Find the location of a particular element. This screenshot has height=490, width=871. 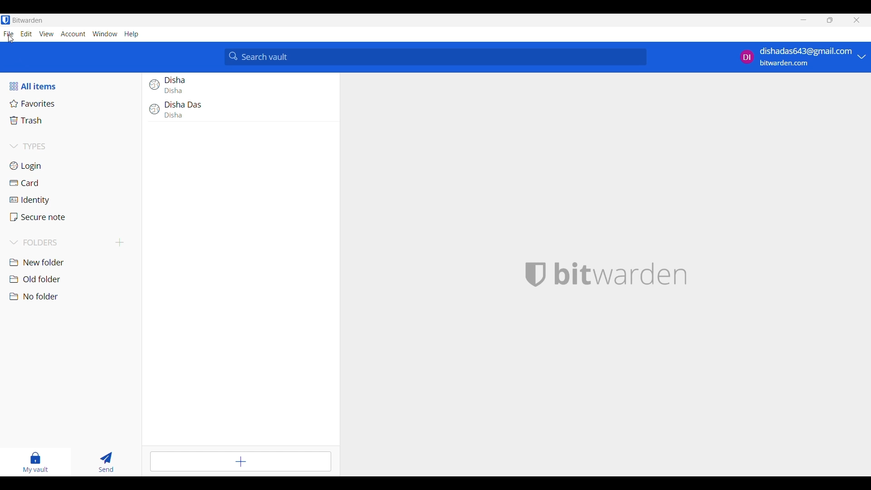

Identity is located at coordinates (73, 201).